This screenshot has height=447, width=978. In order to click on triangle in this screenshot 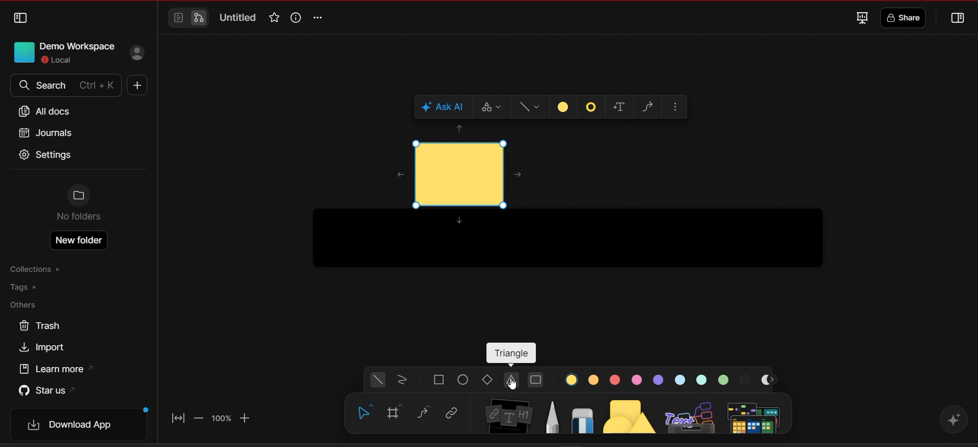, I will do `click(510, 353)`.